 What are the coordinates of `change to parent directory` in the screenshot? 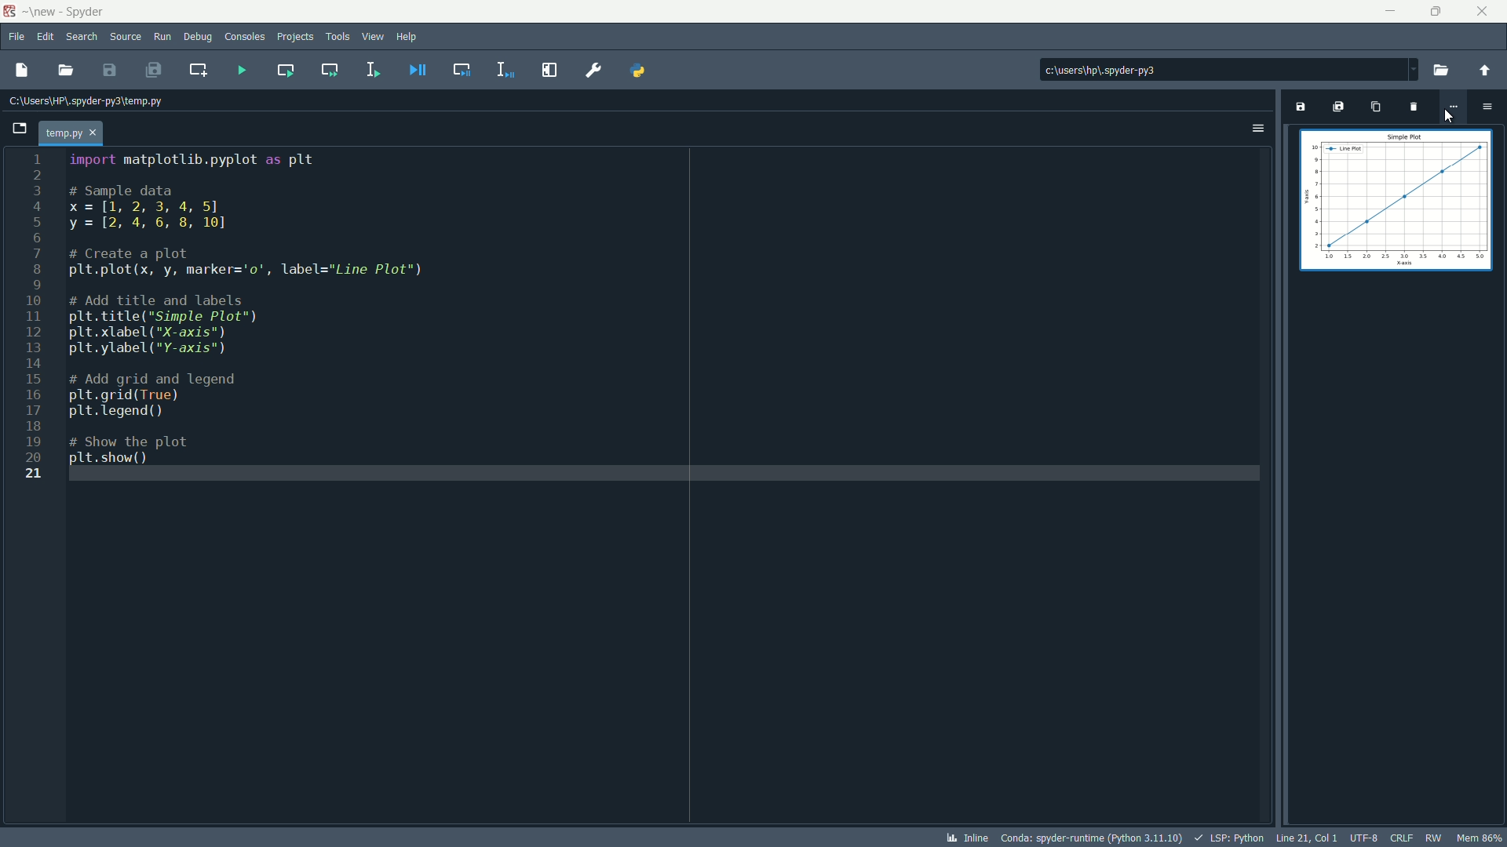 It's located at (1487, 67).